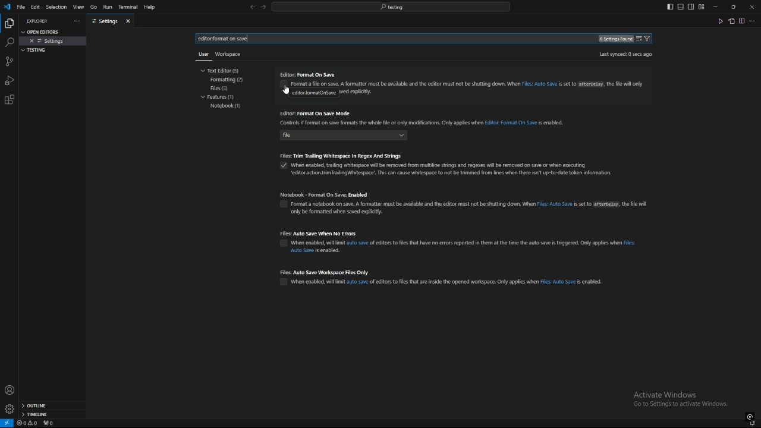 The width and height of the screenshot is (761, 428). Describe the element at coordinates (720, 21) in the screenshot. I see `run code` at that location.